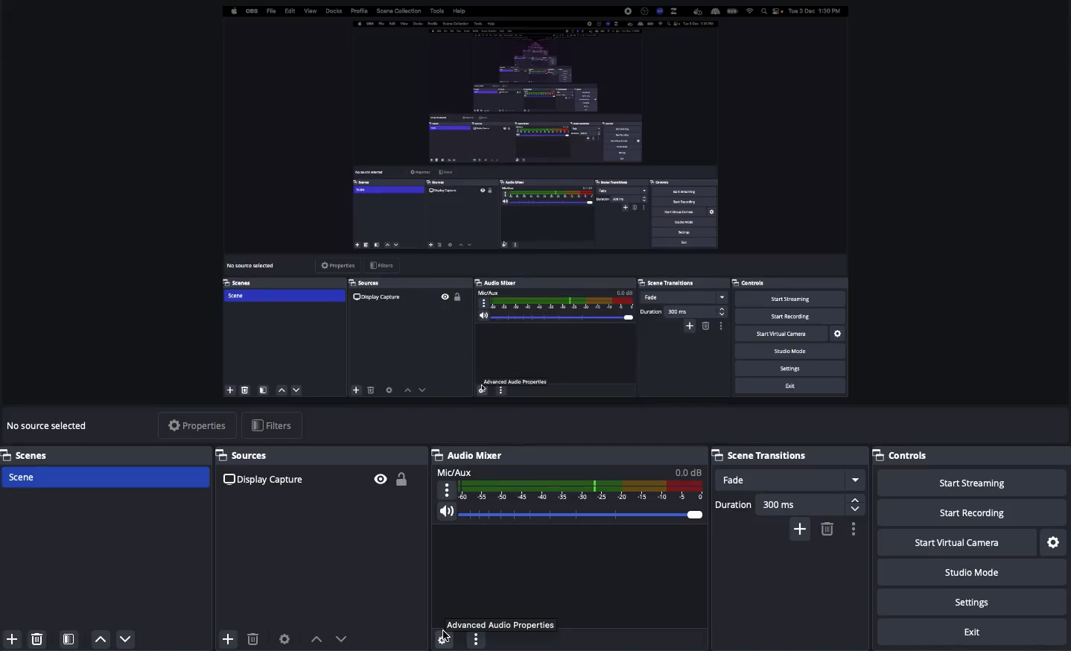 This screenshot has width=1071, height=651. I want to click on Start virtual camera, so click(959, 542).